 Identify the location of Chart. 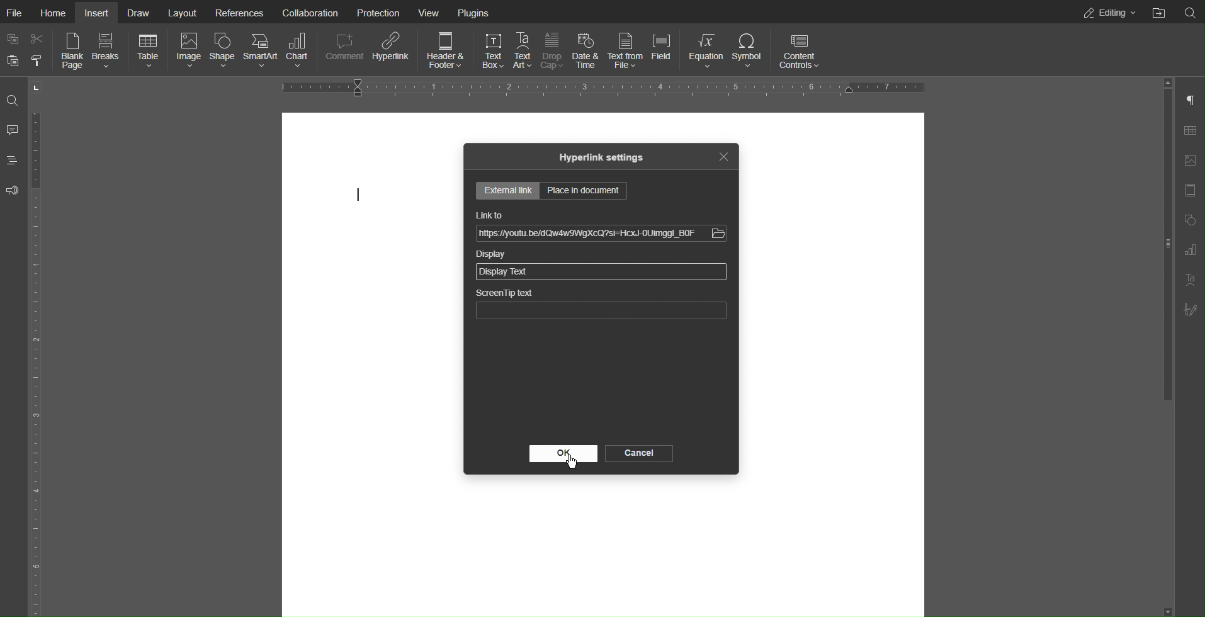
(298, 51).